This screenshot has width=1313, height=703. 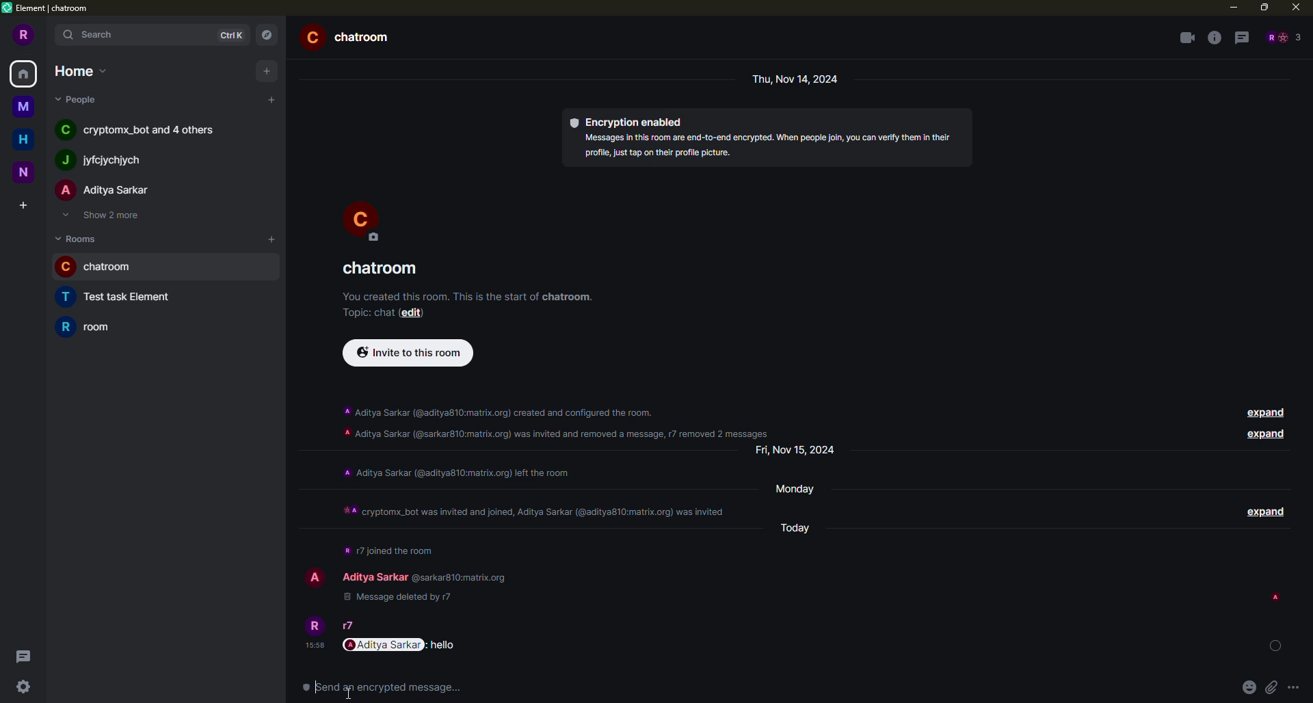 I want to click on people, so click(x=105, y=191).